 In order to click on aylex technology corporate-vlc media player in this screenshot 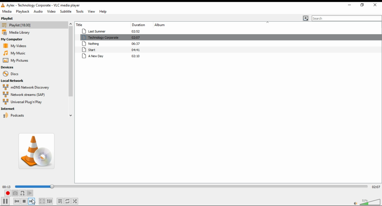, I will do `click(47, 6)`.